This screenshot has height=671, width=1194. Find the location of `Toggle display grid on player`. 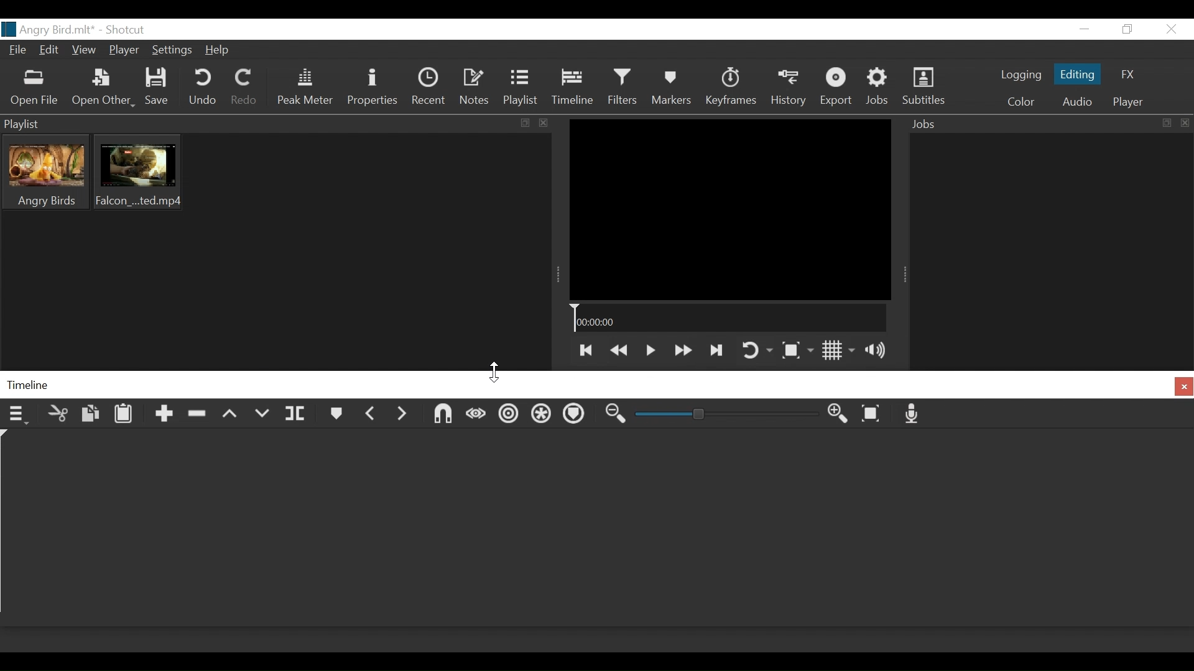

Toggle display grid on player is located at coordinates (840, 350).